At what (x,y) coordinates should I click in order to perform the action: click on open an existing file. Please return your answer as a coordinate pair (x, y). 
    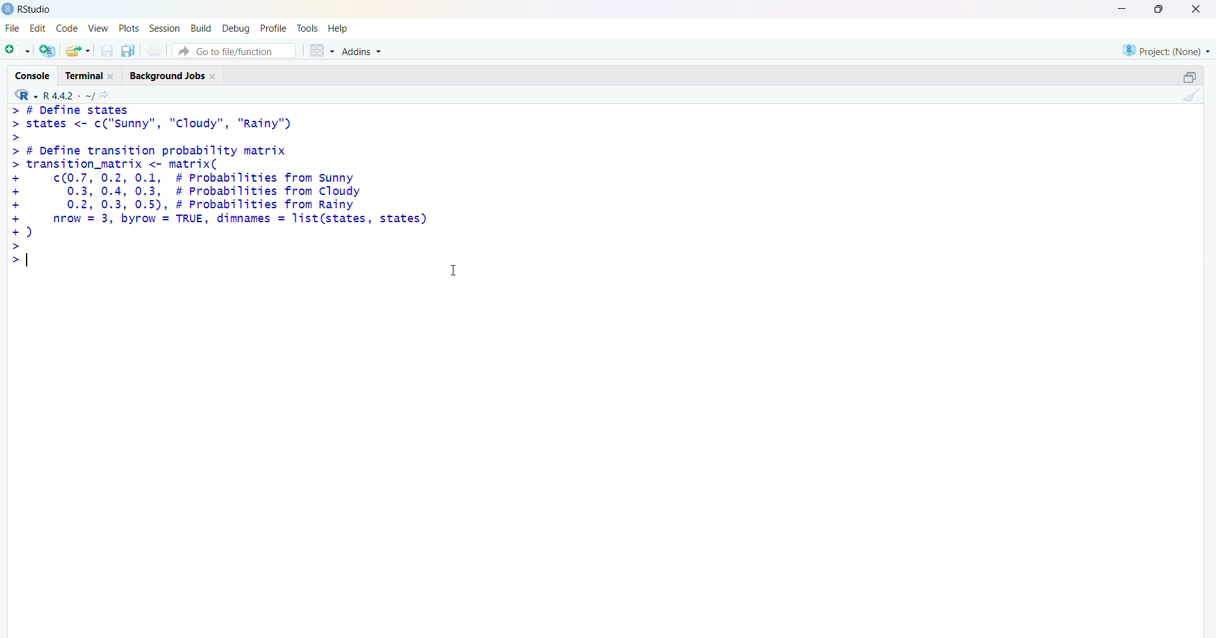
    Looking at the image, I should click on (78, 50).